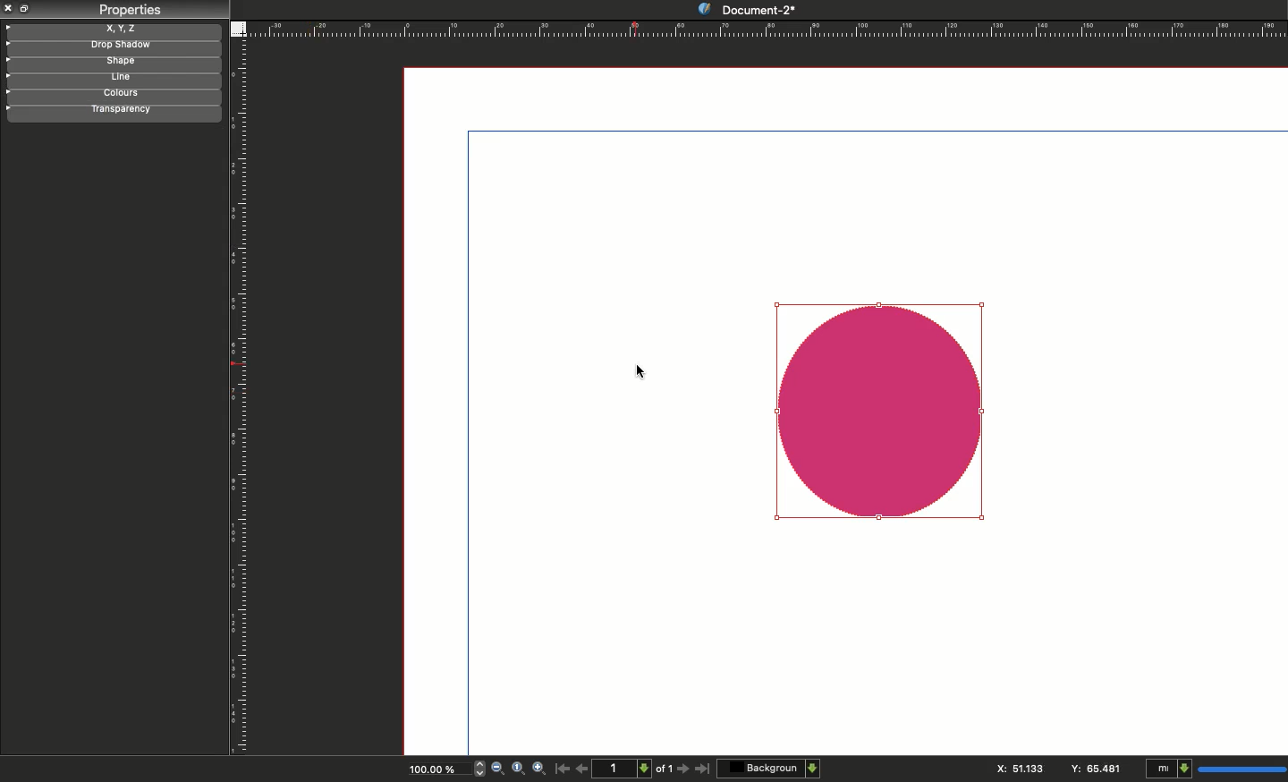  What do you see at coordinates (112, 64) in the screenshot?
I see `Shape` at bounding box center [112, 64].